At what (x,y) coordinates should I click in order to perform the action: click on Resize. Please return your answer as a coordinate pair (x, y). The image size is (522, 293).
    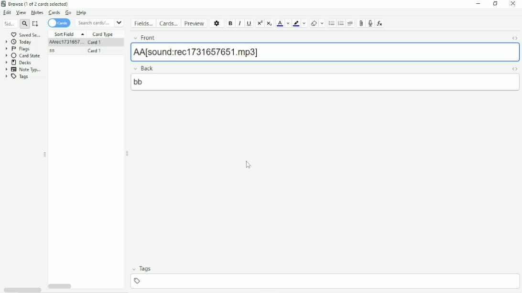
    Looking at the image, I should click on (128, 154).